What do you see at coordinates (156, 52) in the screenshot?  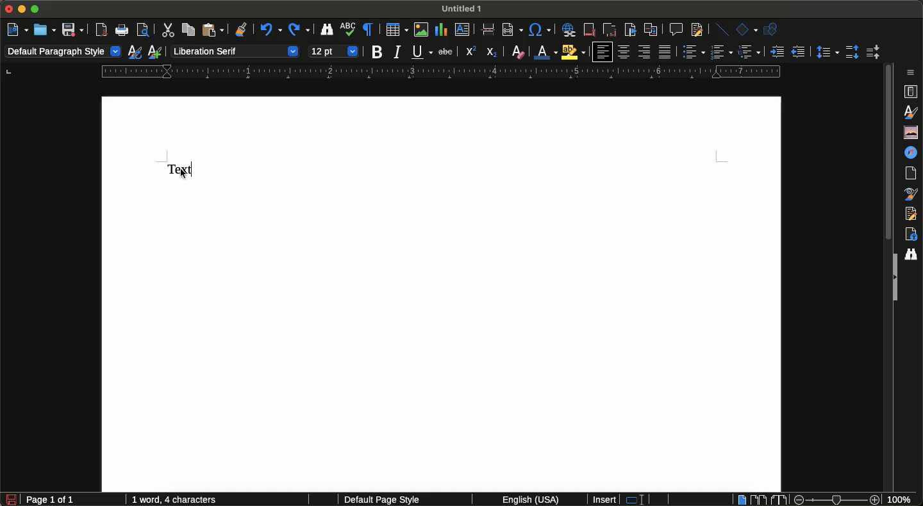 I see `New style from selection` at bounding box center [156, 52].